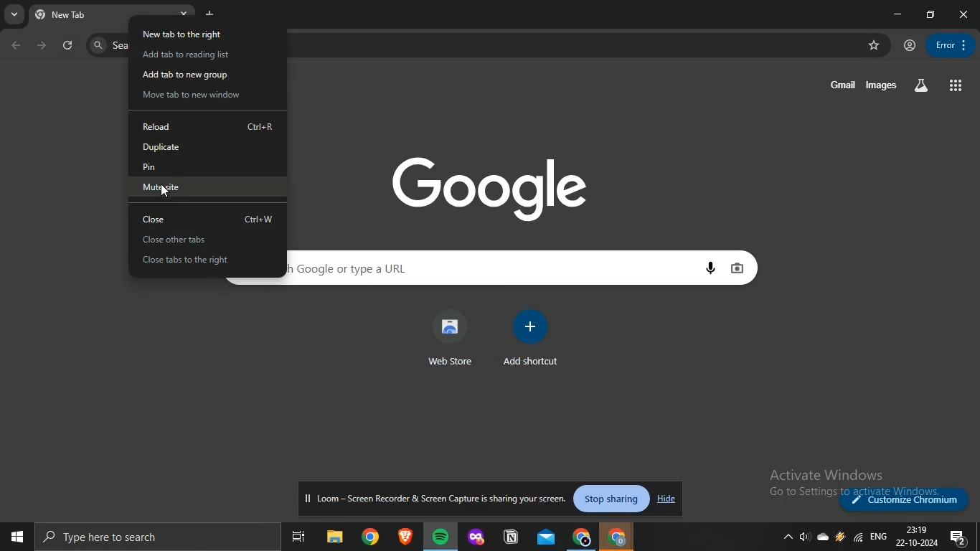  I want to click on restore down, so click(932, 14).